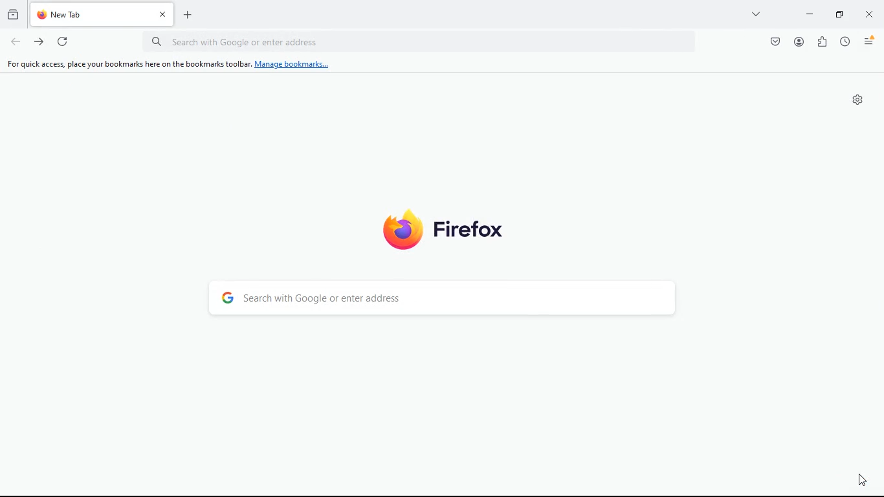  What do you see at coordinates (870, 41) in the screenshot?
I see `menu` at bounding box center [870, 41].